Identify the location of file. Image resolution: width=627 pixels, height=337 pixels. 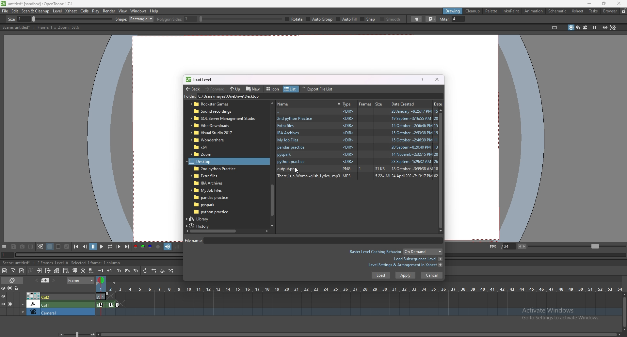
(357, 176).